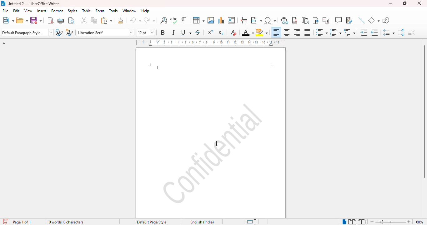 The width and height of the screenshot is (427, 225). Describe the element at coordinates (212, 153) in the screenshot. I see `custom watermark with text "Confidential" added` at that location.